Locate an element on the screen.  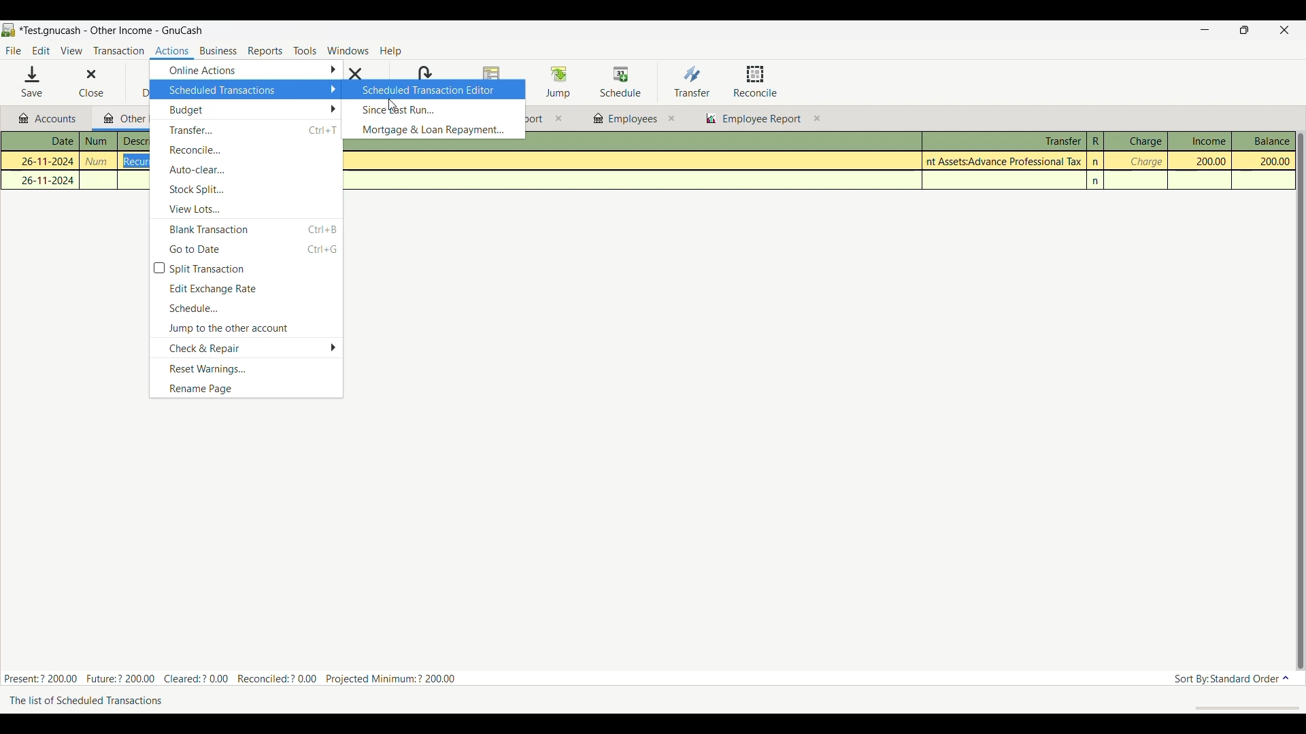
Show interface in a smaller tab is located at coordinates (1247, 31).